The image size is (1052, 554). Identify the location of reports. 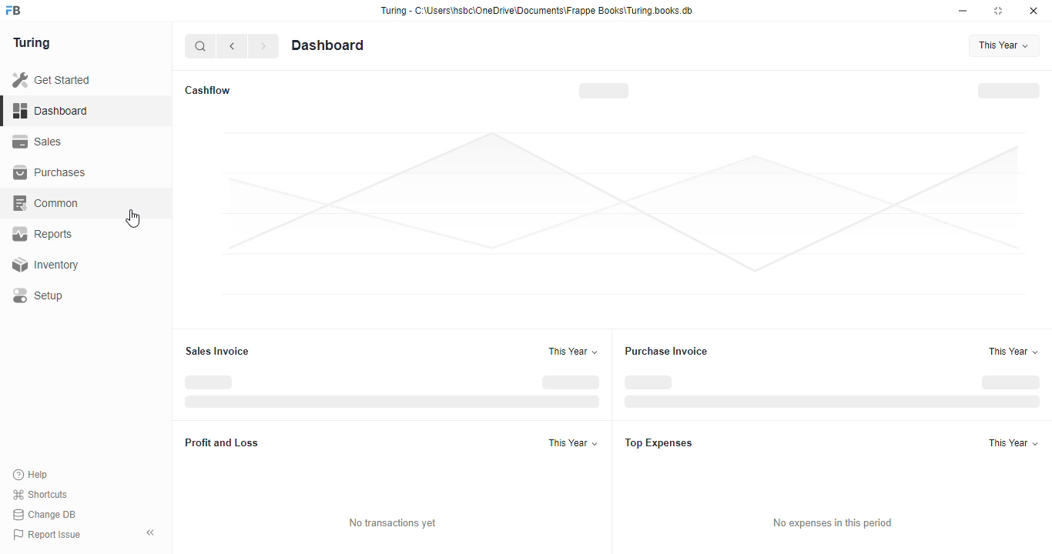
(43, 234).